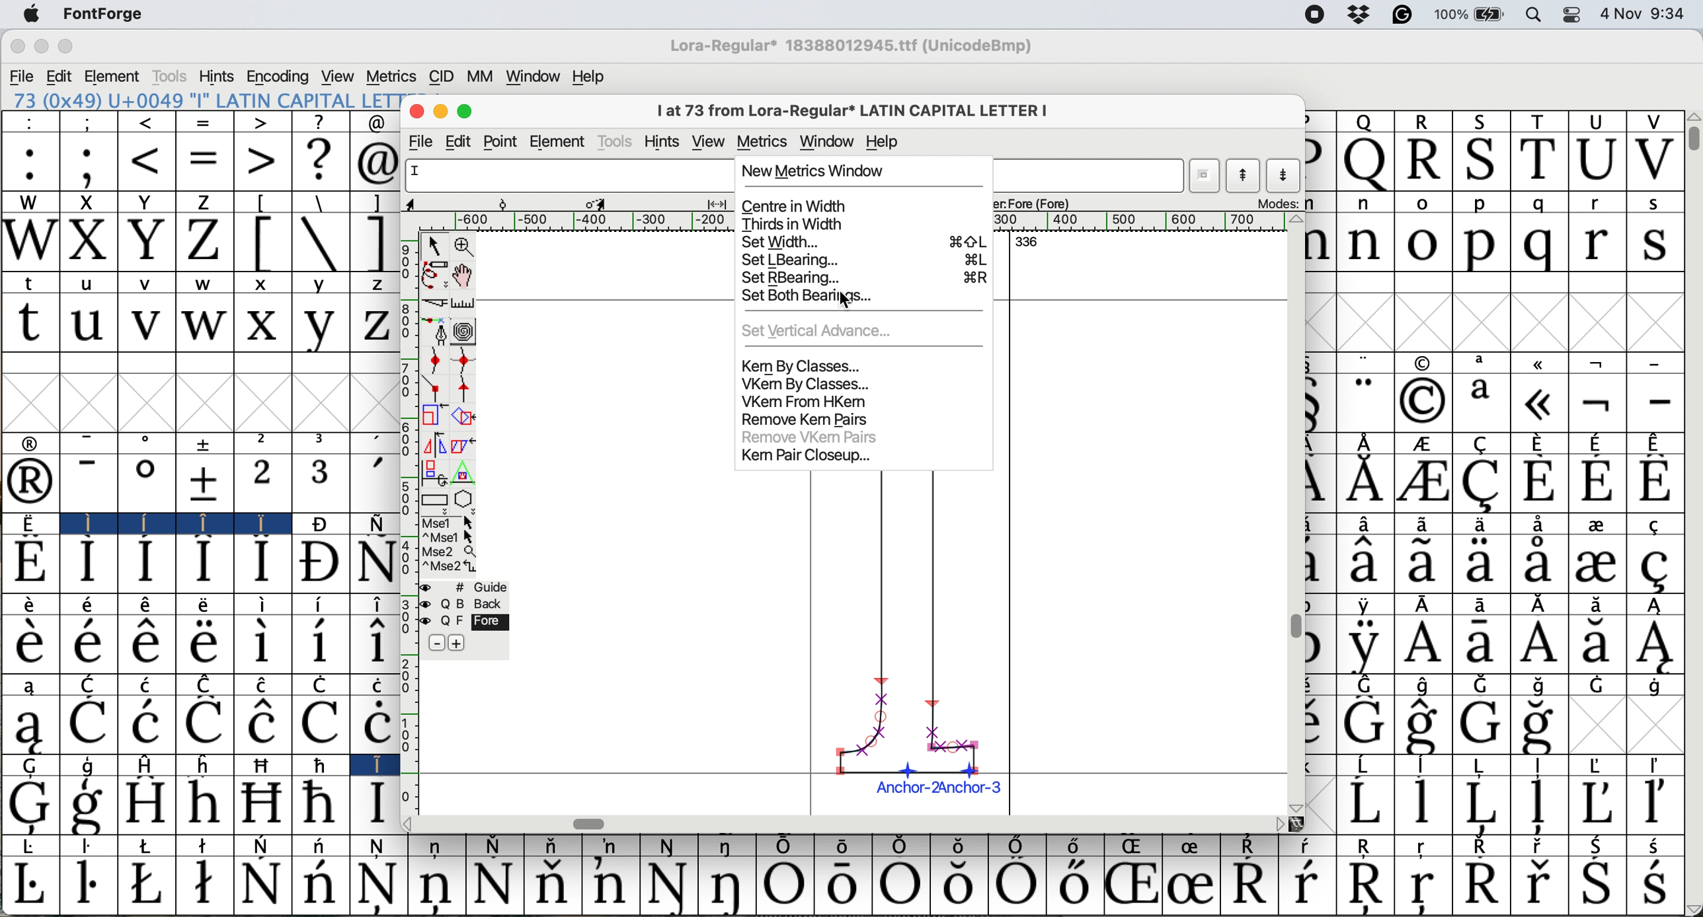 This screenshot has width=1703, height=917. What do you see at coordinates (1601, 846) in the screenshot?
I see `Symbol` at bounding box center [1601, 846].